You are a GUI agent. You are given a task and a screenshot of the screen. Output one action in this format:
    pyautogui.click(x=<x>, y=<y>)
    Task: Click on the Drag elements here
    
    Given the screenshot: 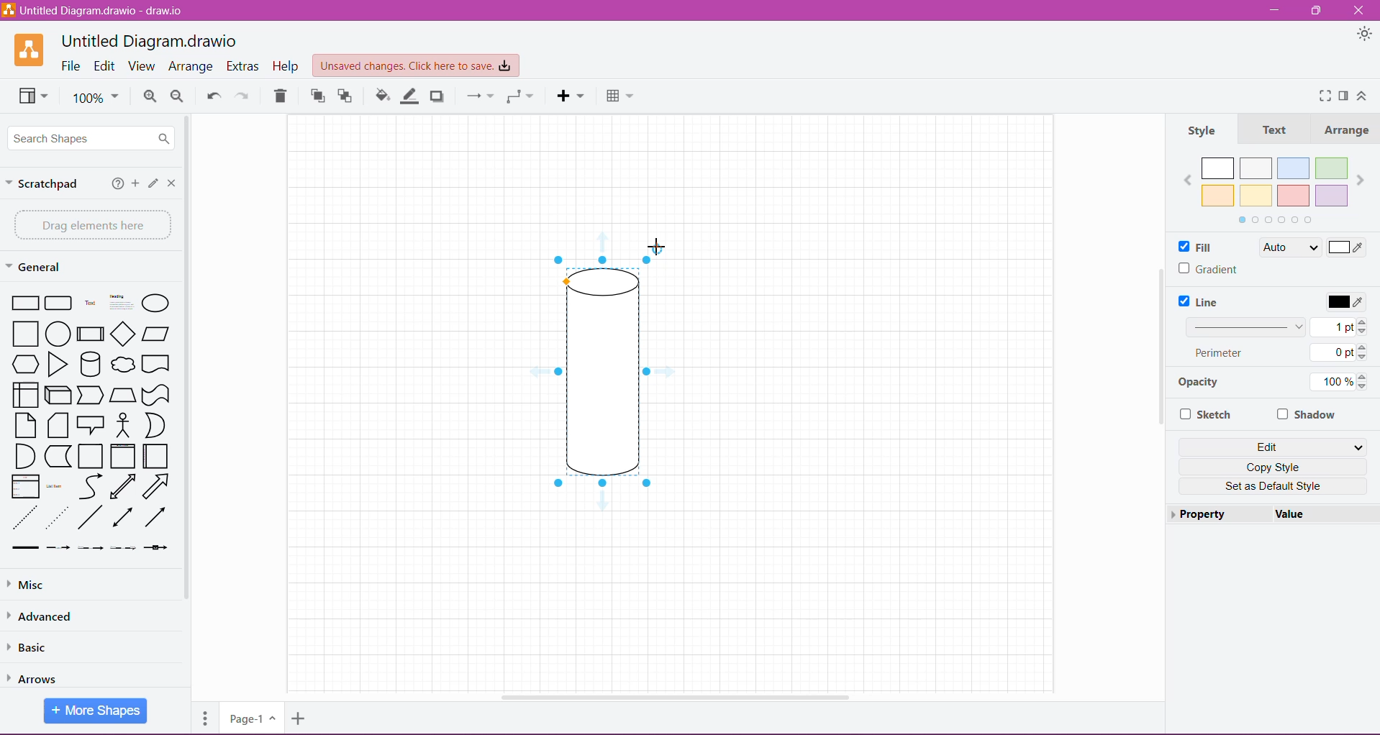 What is the action you would take?
    pyautogui.click(x=89, y=224)
    